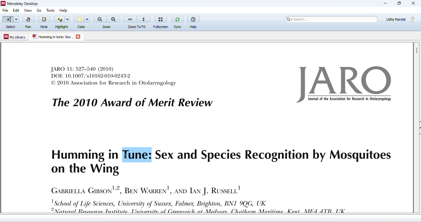 Image resolution: width=421 pixels, height=222 pixels. I want to click on GABRIELLA Gisson'2, BEN WARREN, AND IAN J. RUSSELL., so click(145, 189).